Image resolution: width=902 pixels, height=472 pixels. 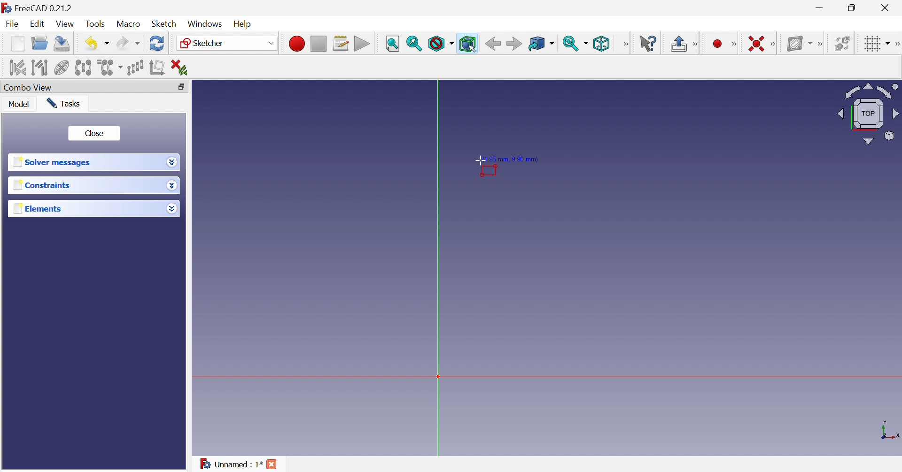 What do you see at coordinates (64, 24) in the screenshot?
I see `View` at bounding box center [64, 24].